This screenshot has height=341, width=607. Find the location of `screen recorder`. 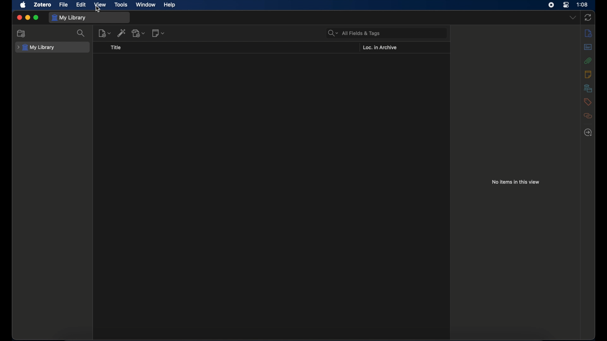

screen recorder is located at coordinates (552, 5).